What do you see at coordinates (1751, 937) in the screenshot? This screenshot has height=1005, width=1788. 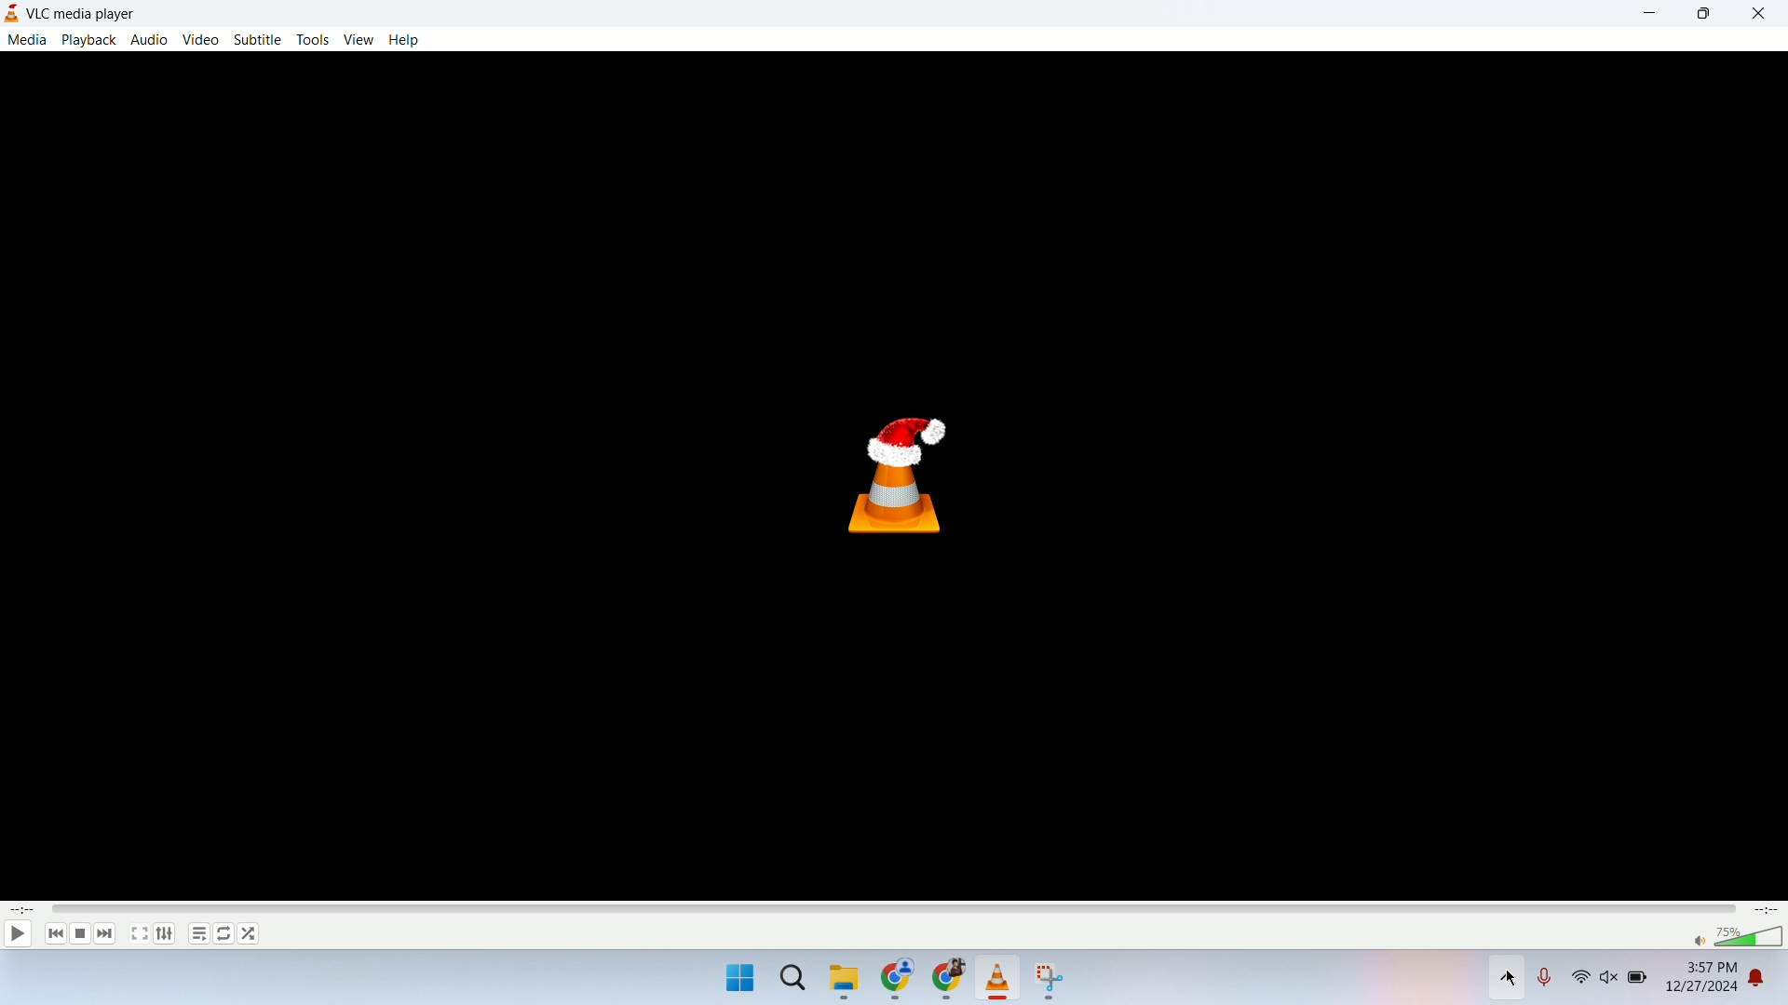 I see `volume bar` at bounding box center [1751, 937].